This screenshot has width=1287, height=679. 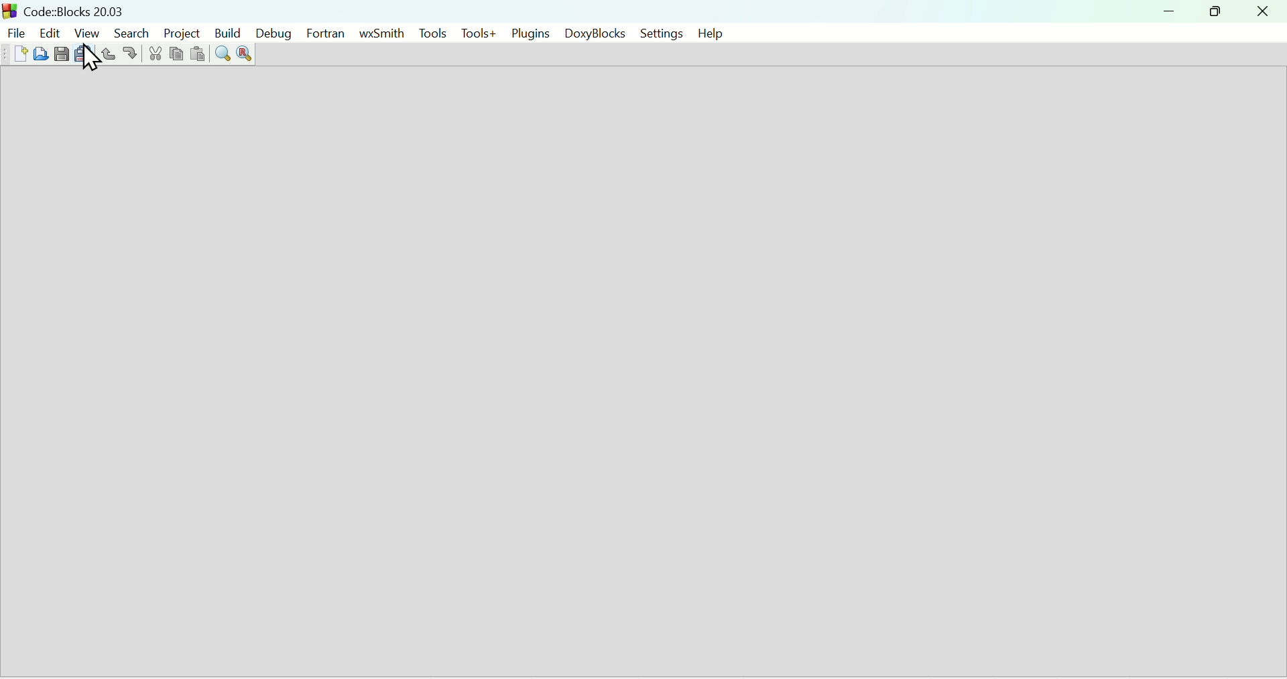 What do you see at coordinates (77, 9) in the screenshot?
I see `Code: Blocks Version` at bounding box center [77, 9].